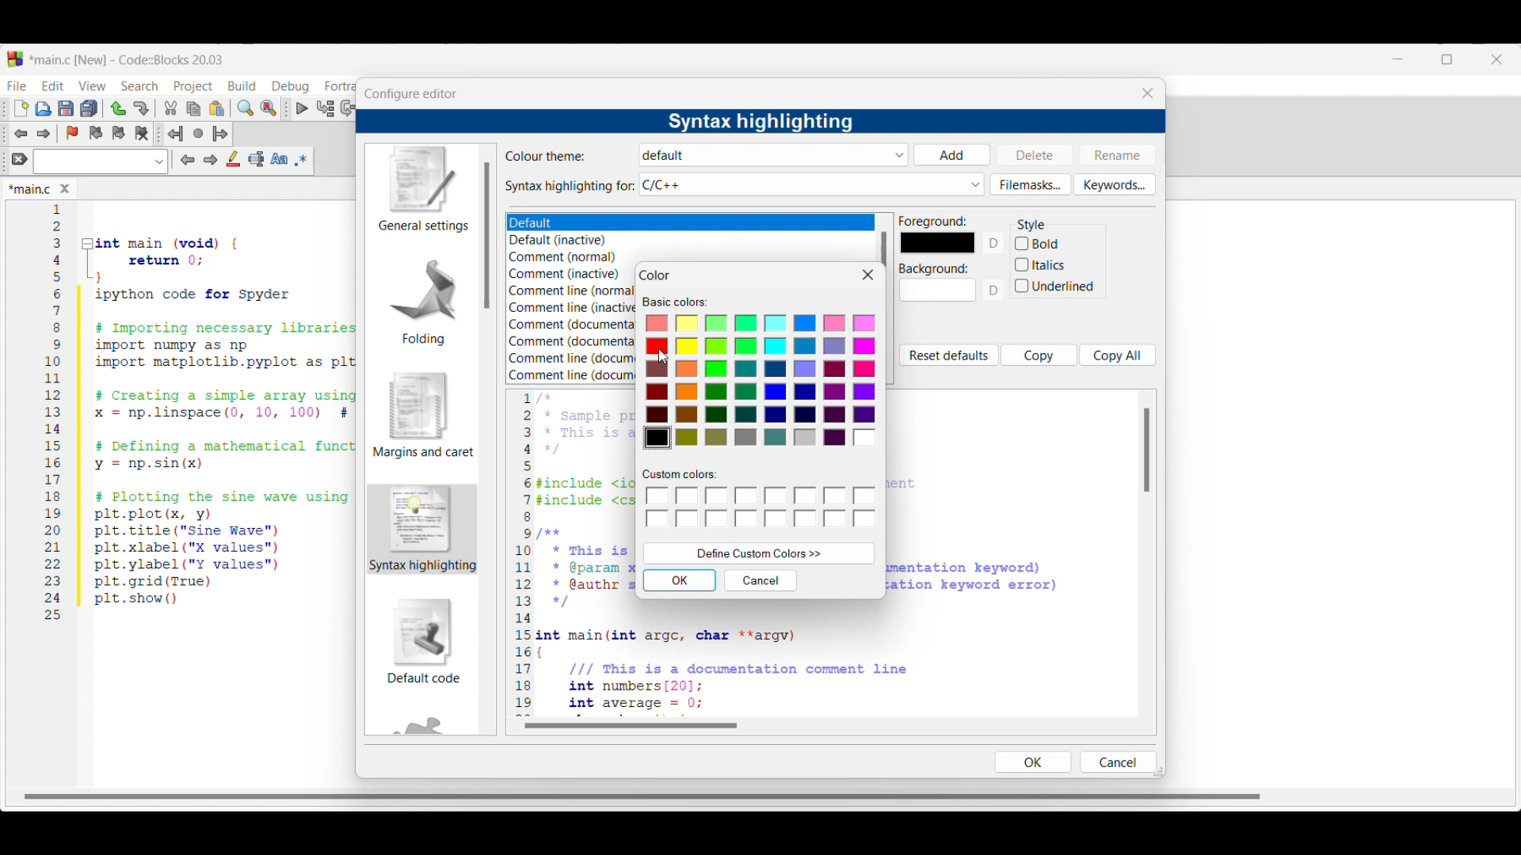 This screenshot has height=855, width=1521. Describe the element at coordinates (572, 356) in the screenshot. I see `Comment line (documentation)` at that location.